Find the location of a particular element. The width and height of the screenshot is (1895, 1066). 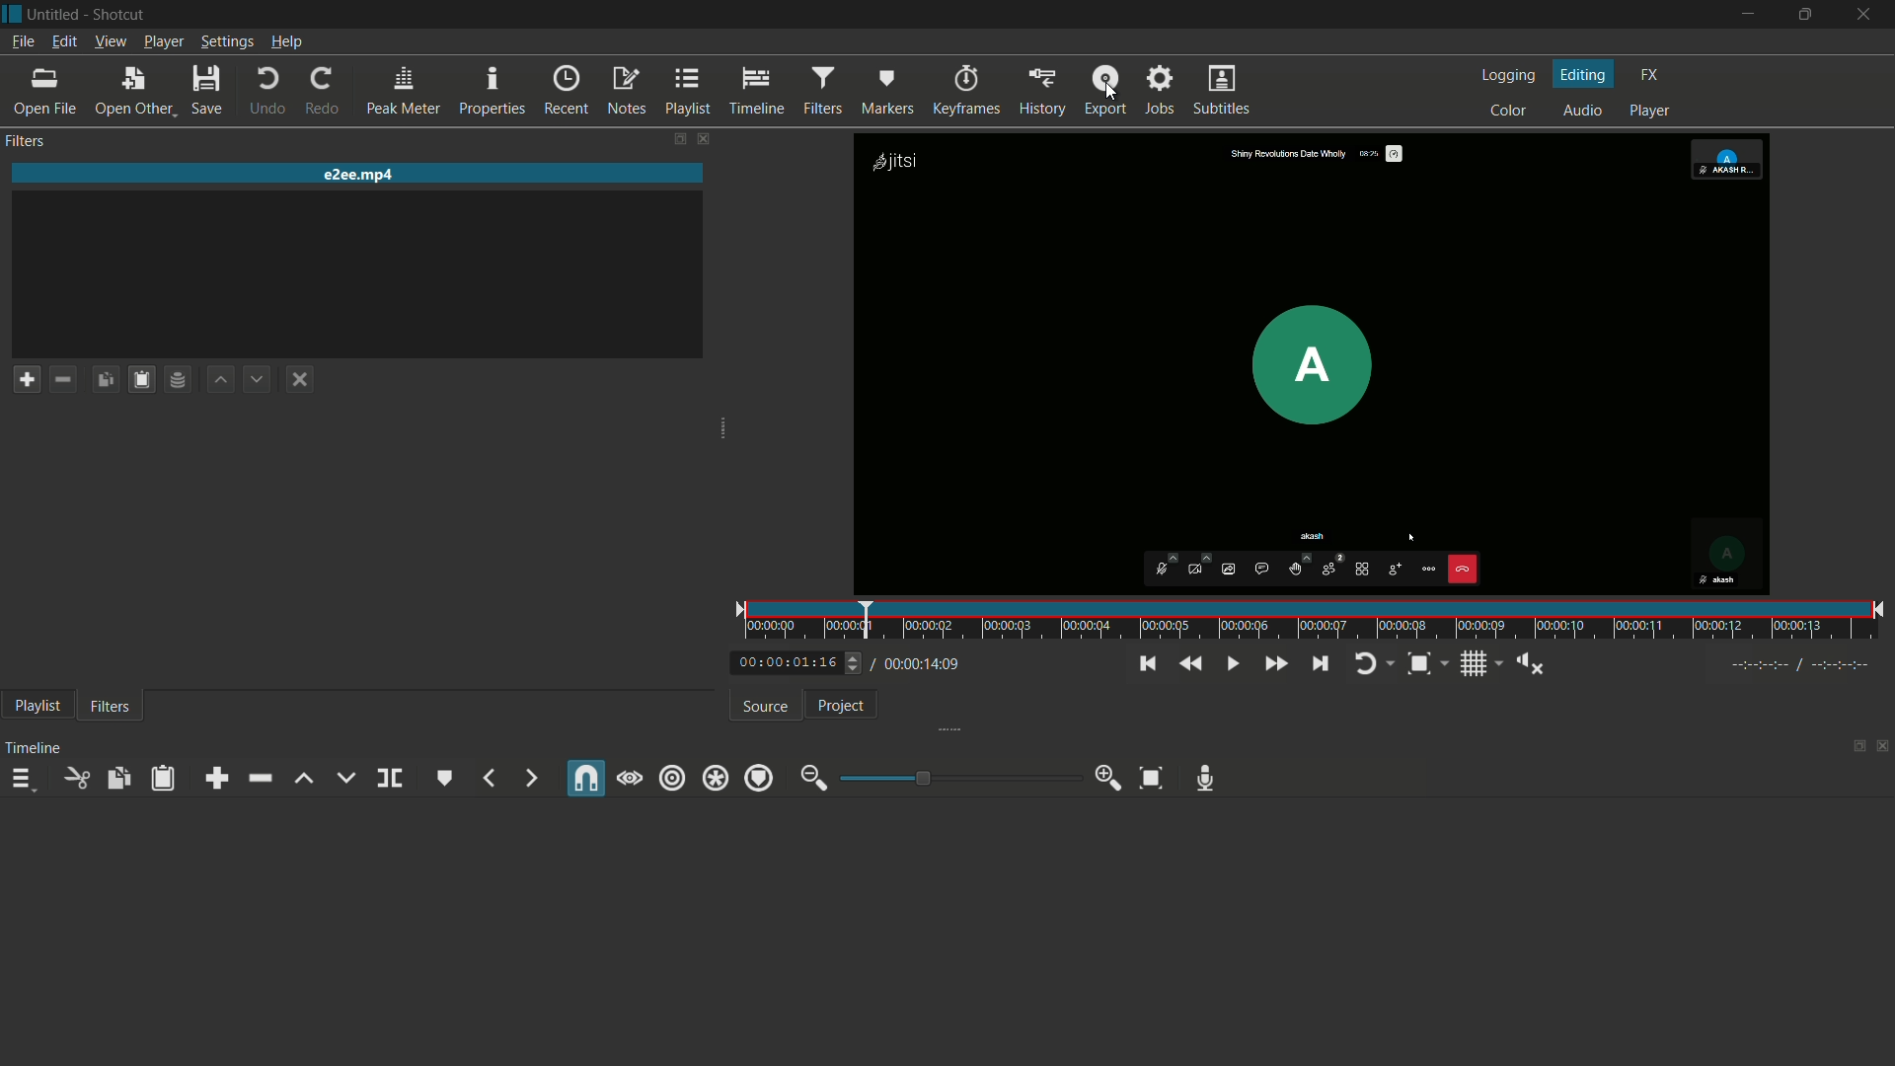

split at playhead is located at coordinates (389, 778).